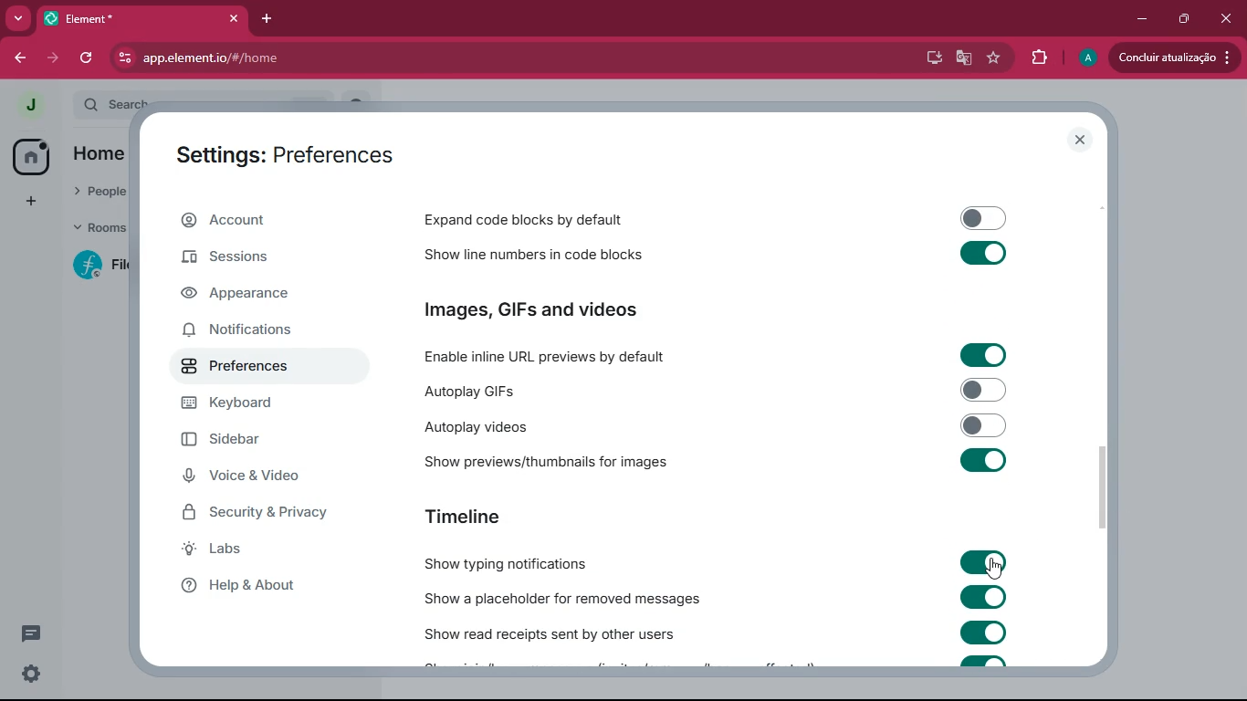 The width and height of the screenshot is (1247, 701). What do you see at coordinates (252, 441) in the screenshot?
I see `sidebar` at bounding box center [252, 441].